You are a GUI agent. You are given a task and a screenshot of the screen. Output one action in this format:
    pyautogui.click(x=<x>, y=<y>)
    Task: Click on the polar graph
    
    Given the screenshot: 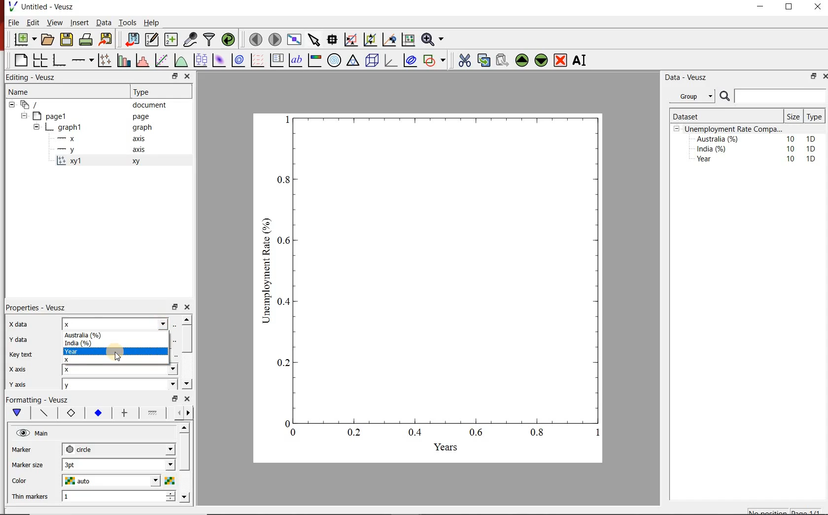 What is the action you would take?
    pyautogui.click(x=335, y=61)
    